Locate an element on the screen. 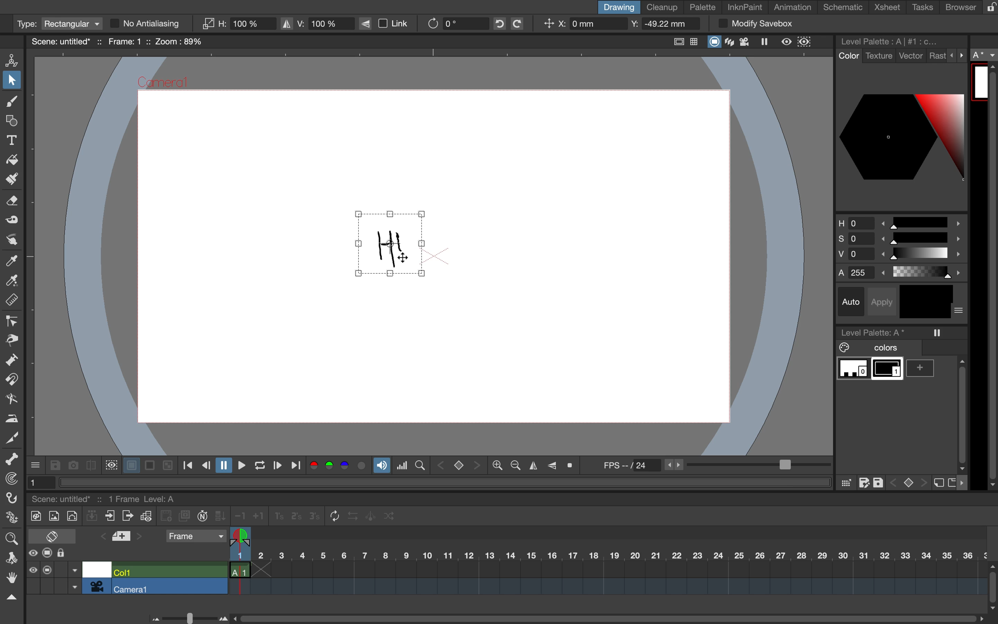  collapse is located at coordinates (11, 598).